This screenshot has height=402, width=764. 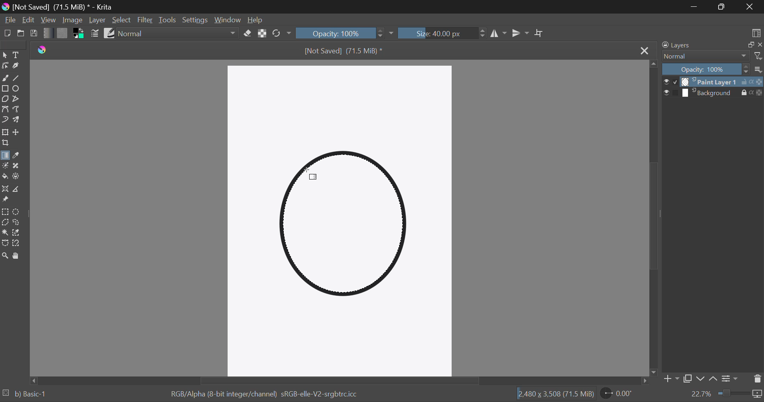 What do you see at coordinates (351, 223) in the screenshot?
I see `Shape Selected` at bounding box center [351, 223].